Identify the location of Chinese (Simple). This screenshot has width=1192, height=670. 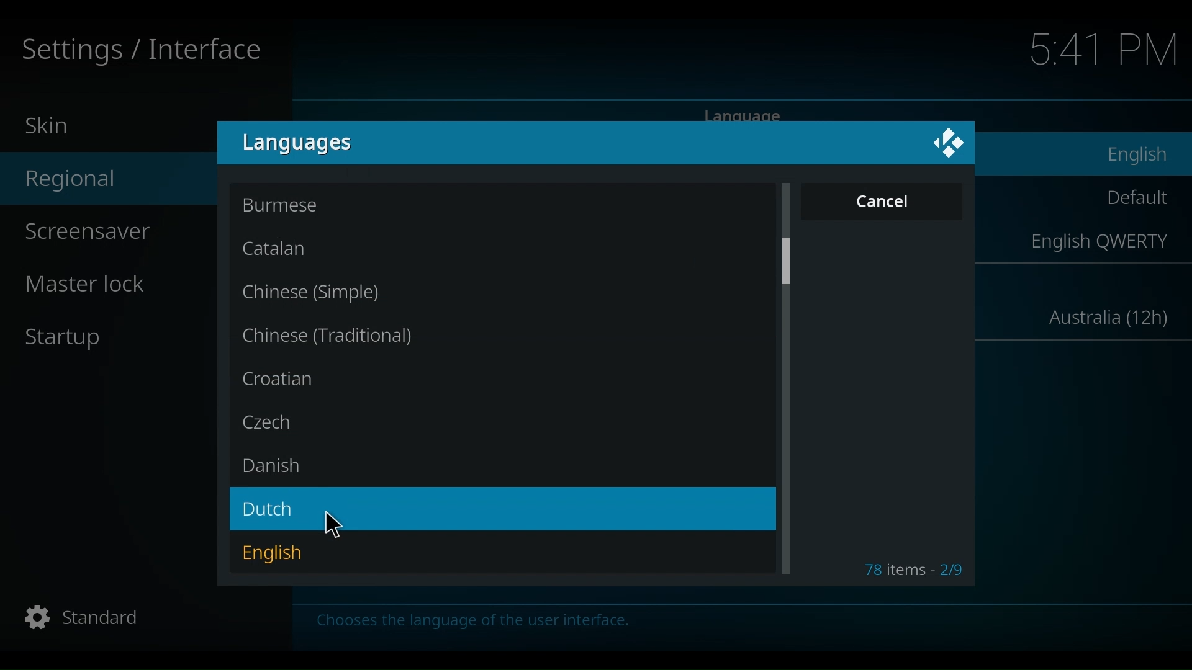
(312, 292).